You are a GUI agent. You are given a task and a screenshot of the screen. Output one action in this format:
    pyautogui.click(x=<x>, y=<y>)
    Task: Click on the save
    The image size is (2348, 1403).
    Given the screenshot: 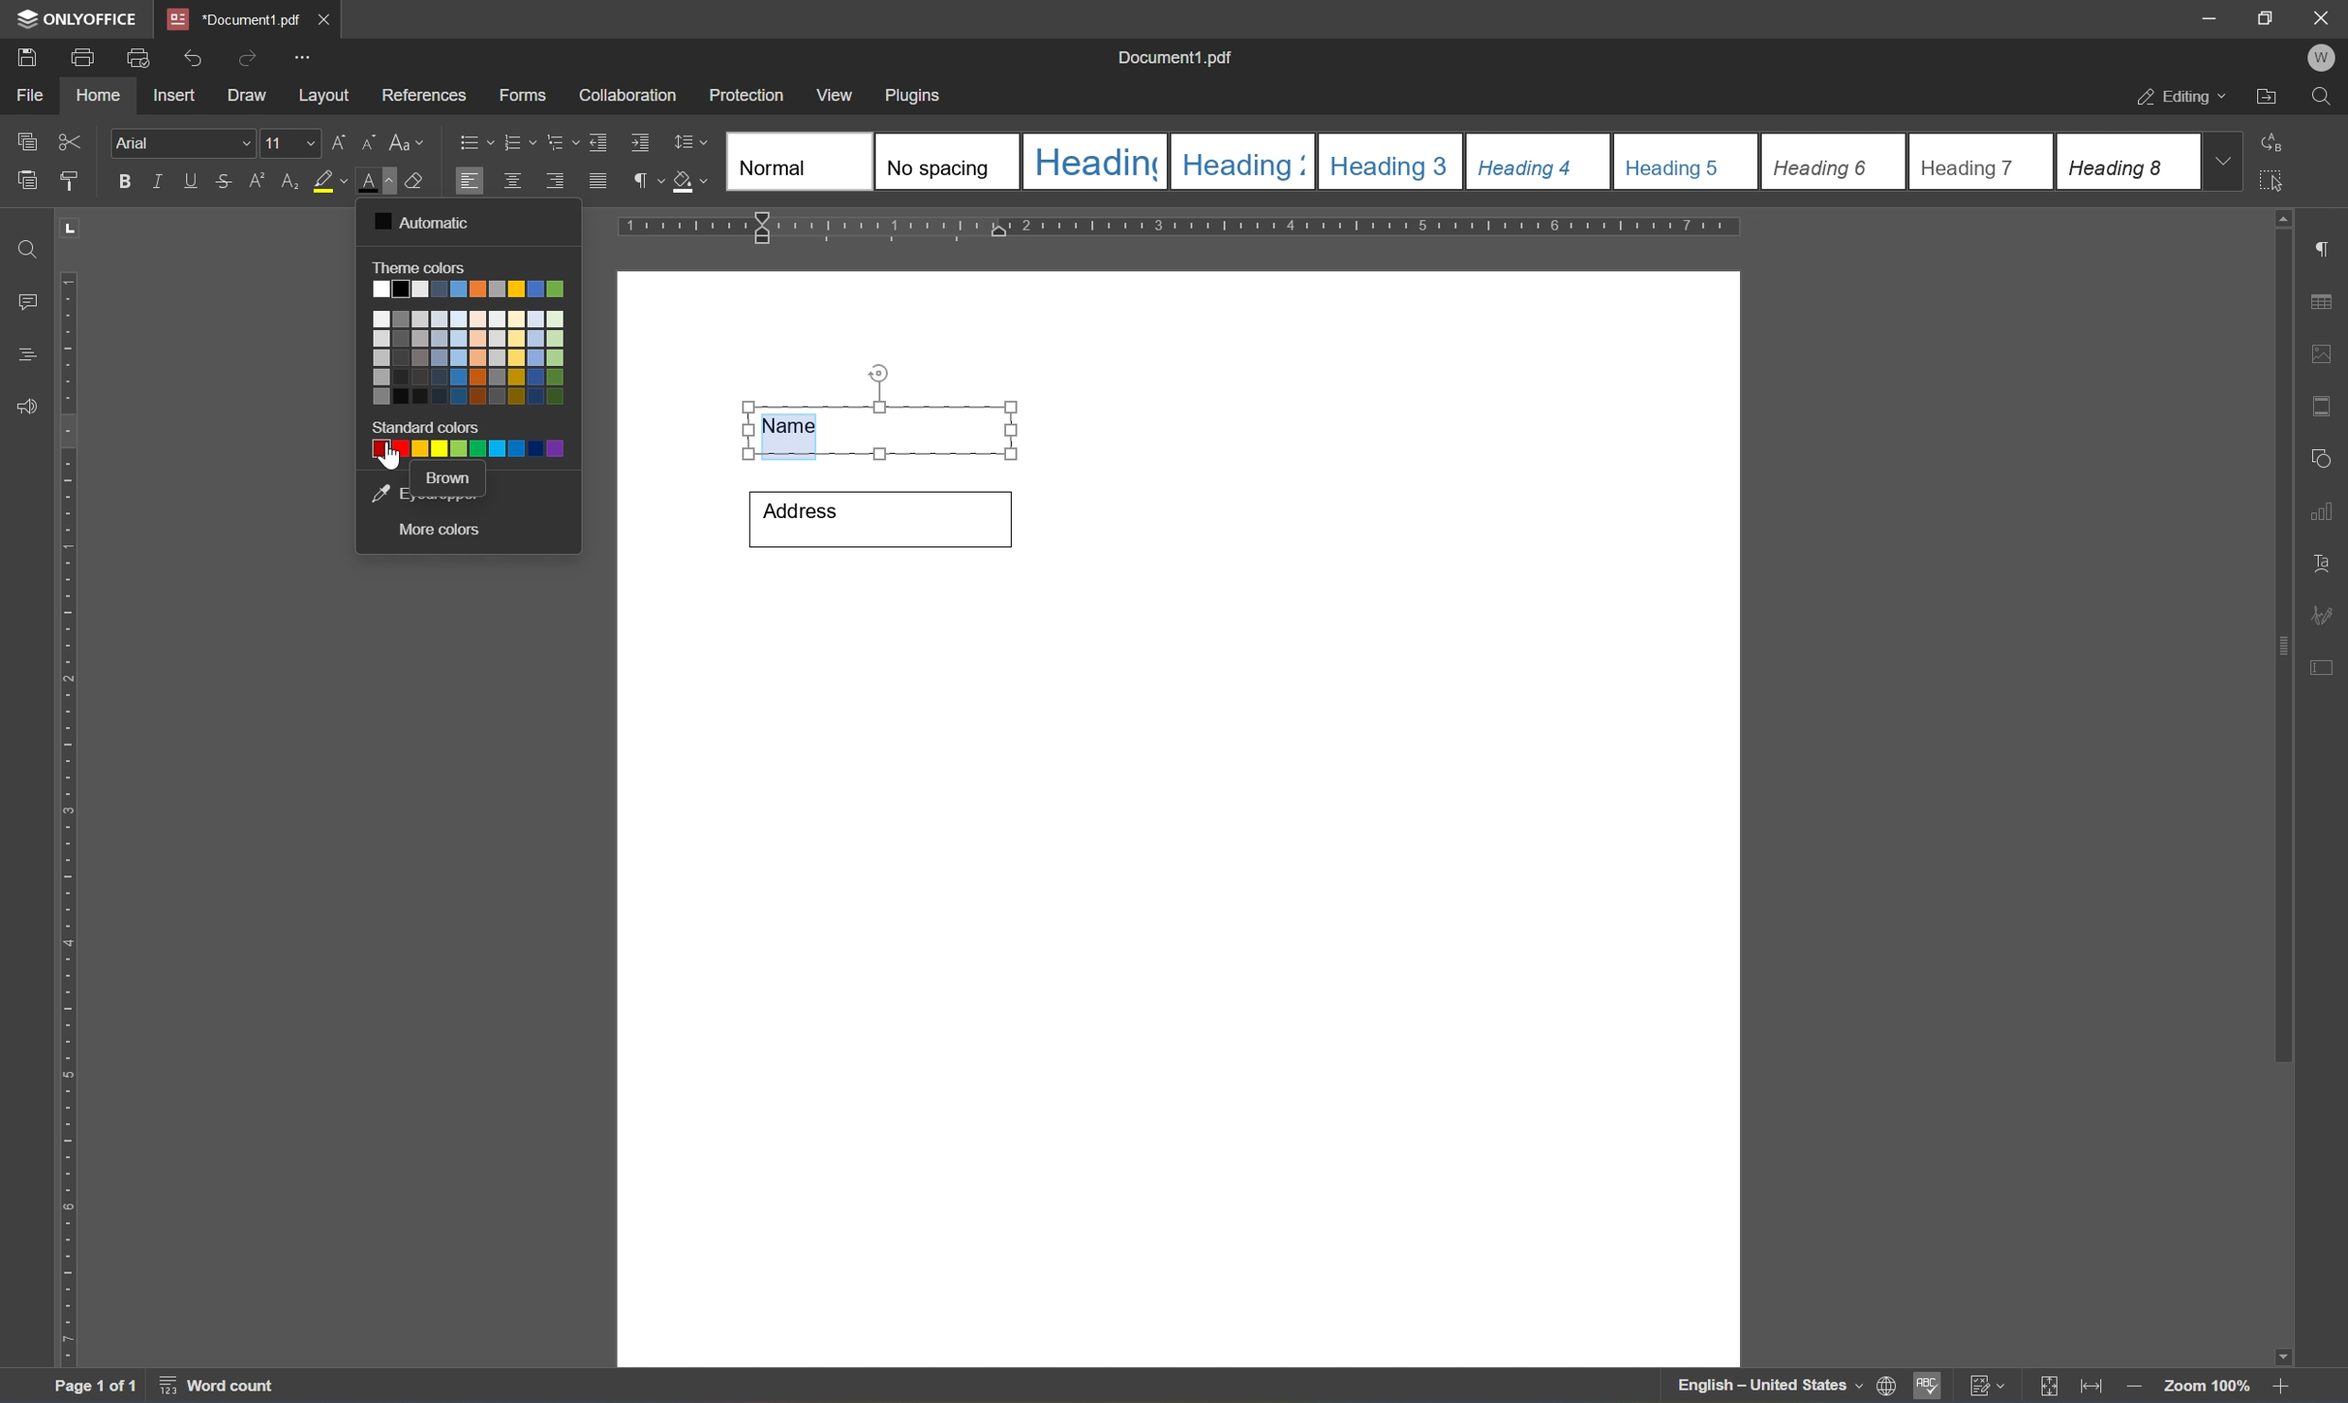 What is the action you would take?
    pyautogui.click(x=27, y=56)
    